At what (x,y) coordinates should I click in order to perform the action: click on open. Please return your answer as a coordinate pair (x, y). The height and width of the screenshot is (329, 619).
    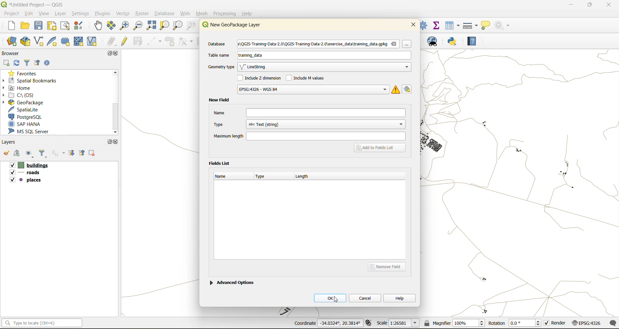
    Looking at the image, I should click on (6, 155).